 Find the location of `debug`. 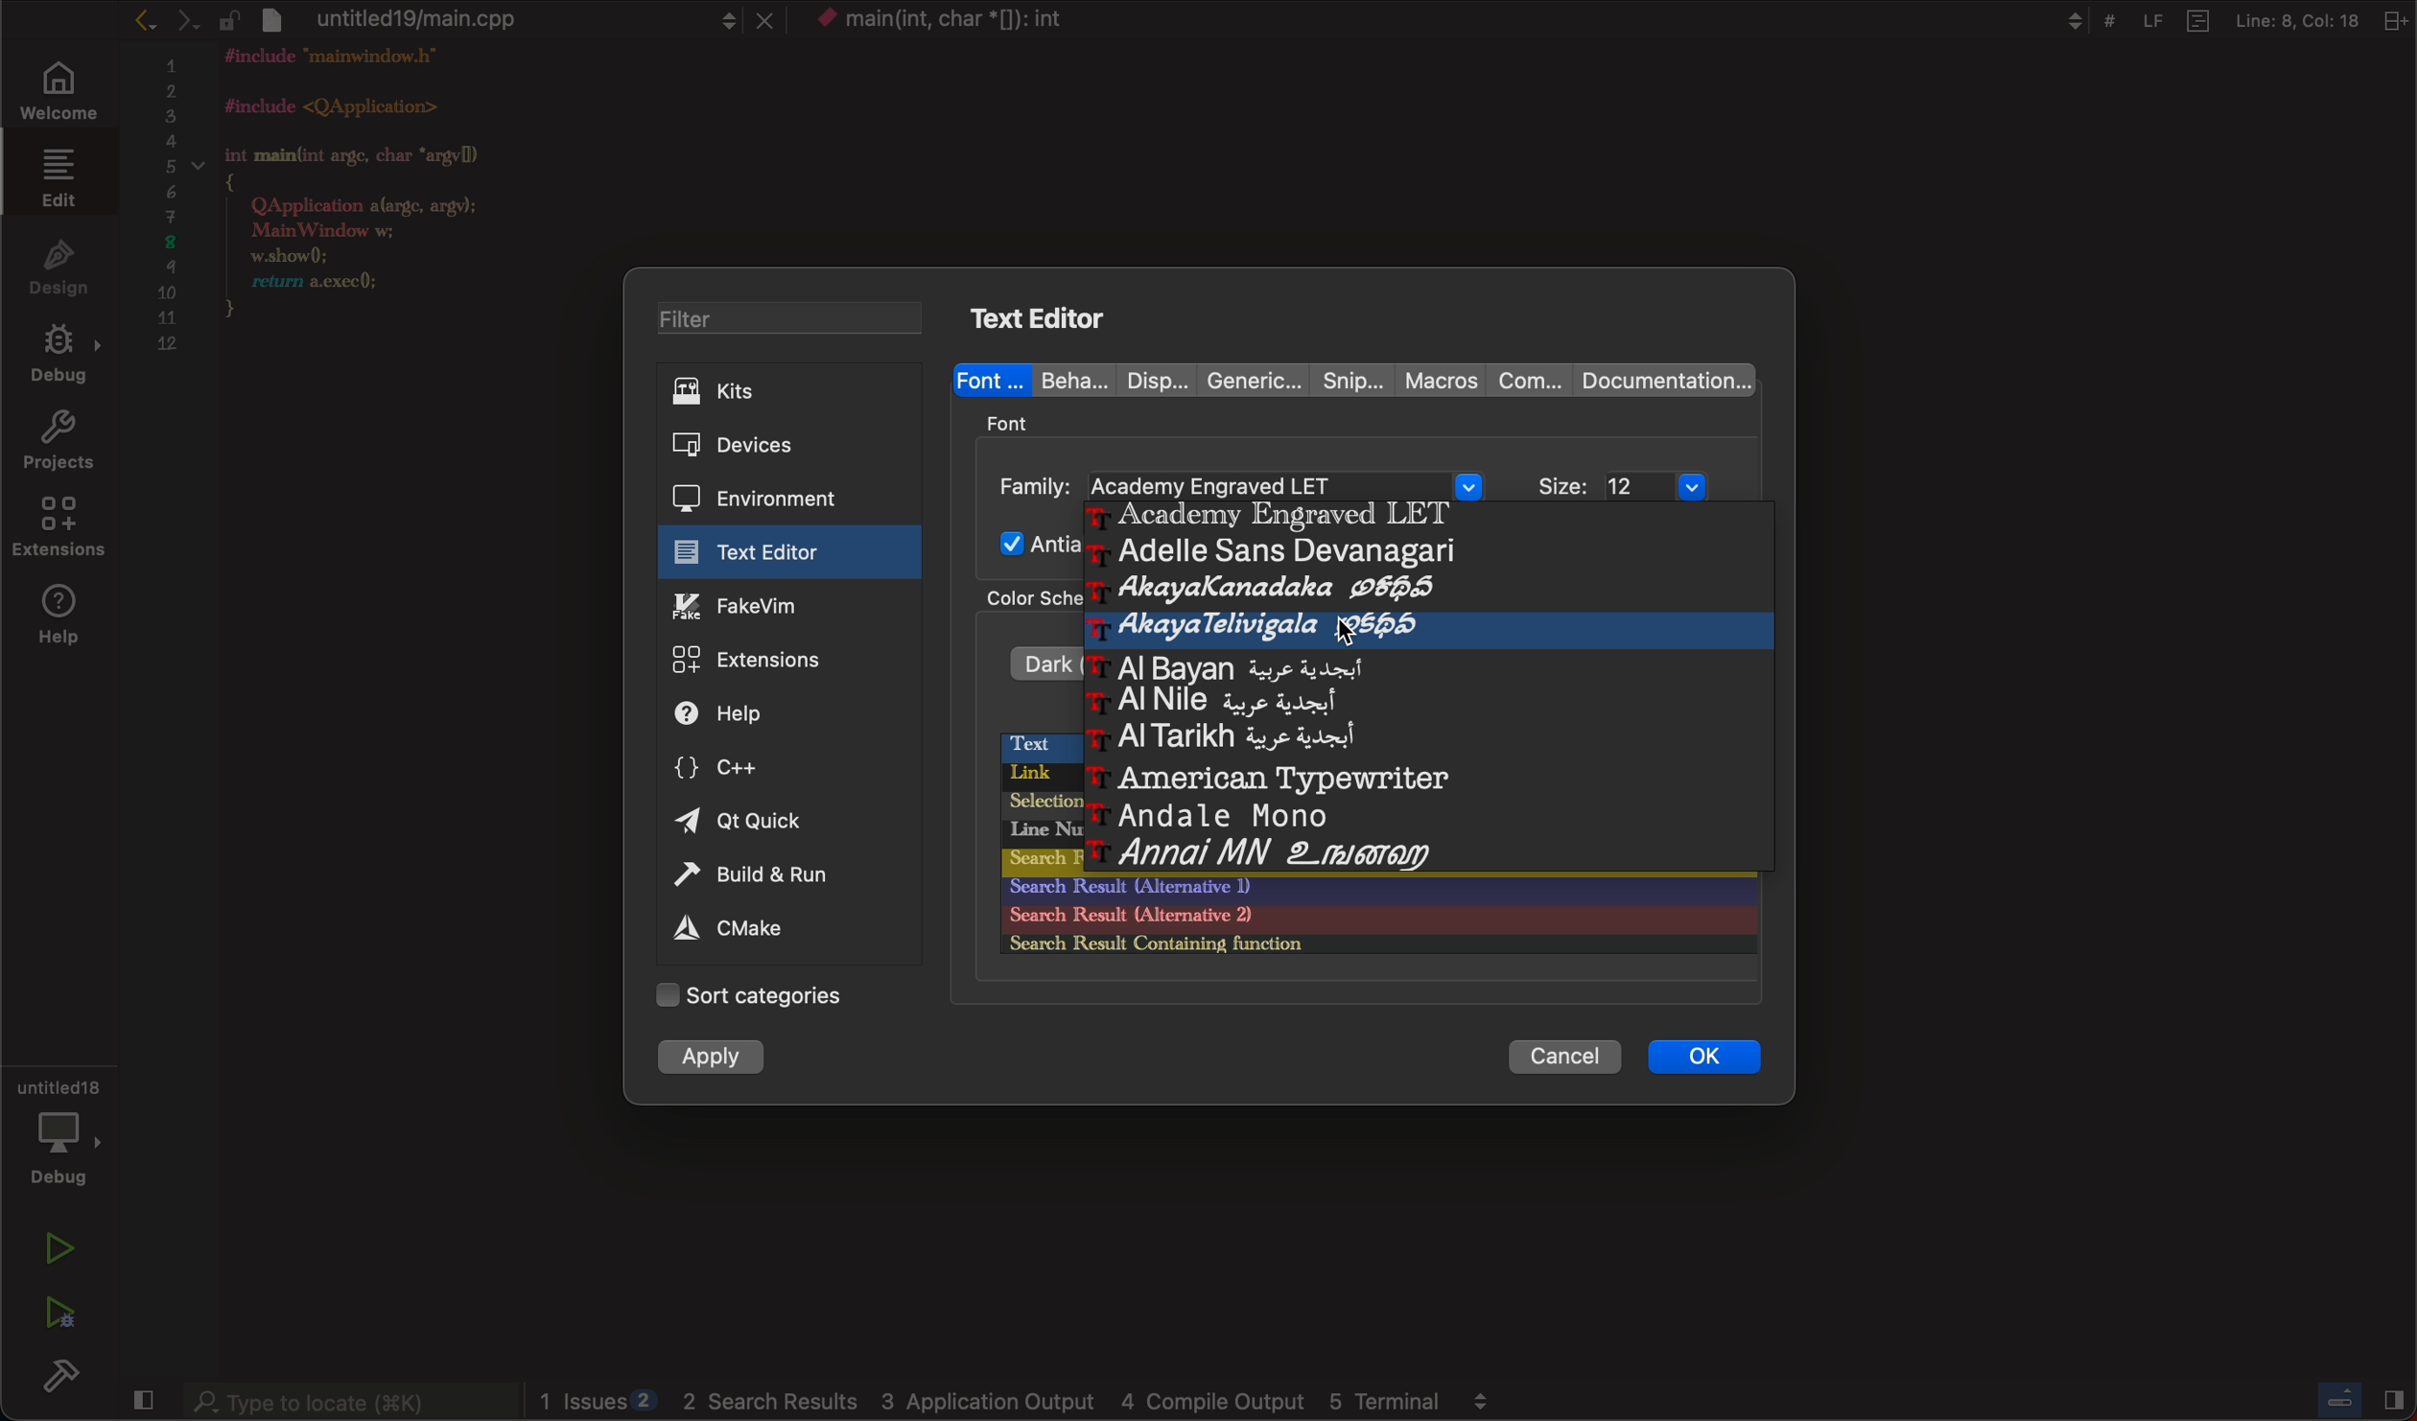

debug is located at coordinates (58, 359).